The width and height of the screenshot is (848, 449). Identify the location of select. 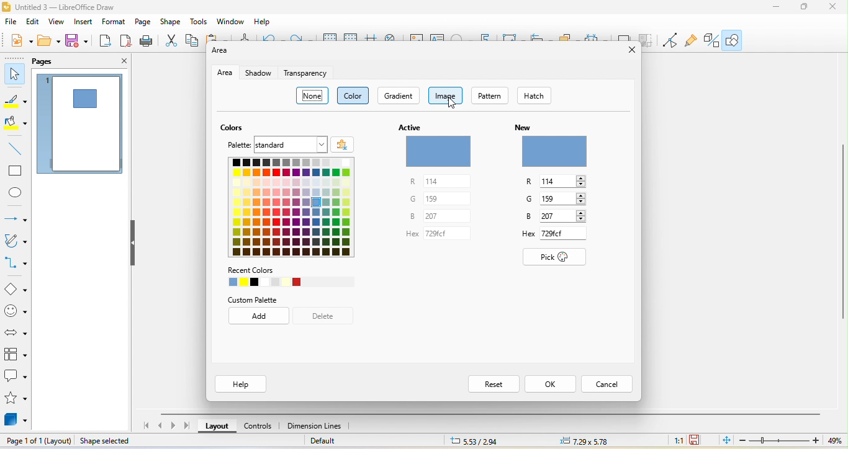
(14, 75).